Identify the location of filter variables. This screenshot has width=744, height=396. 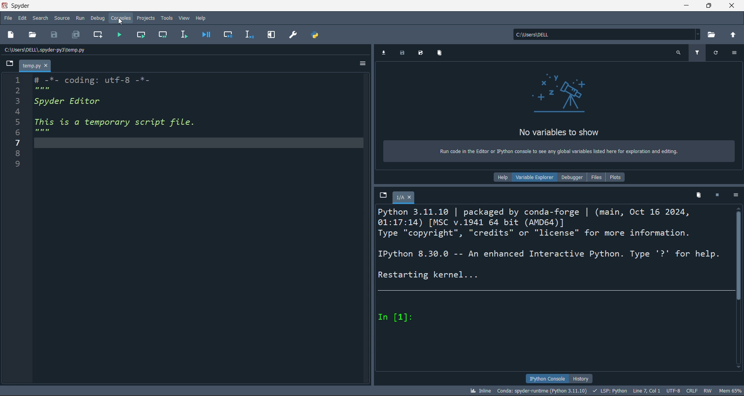
(696, 53).